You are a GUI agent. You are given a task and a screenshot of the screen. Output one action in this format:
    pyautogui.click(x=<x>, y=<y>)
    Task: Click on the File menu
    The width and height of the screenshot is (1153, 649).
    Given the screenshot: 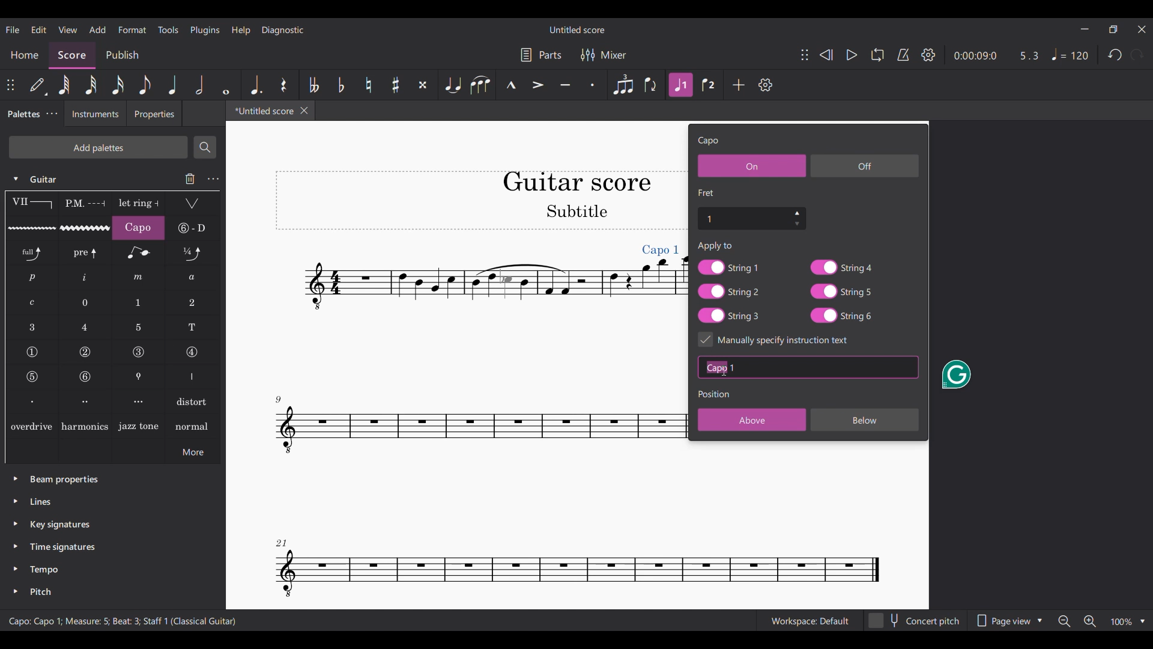 What is the action you would take?
    pyautogui.click(x=13, y=29)
    